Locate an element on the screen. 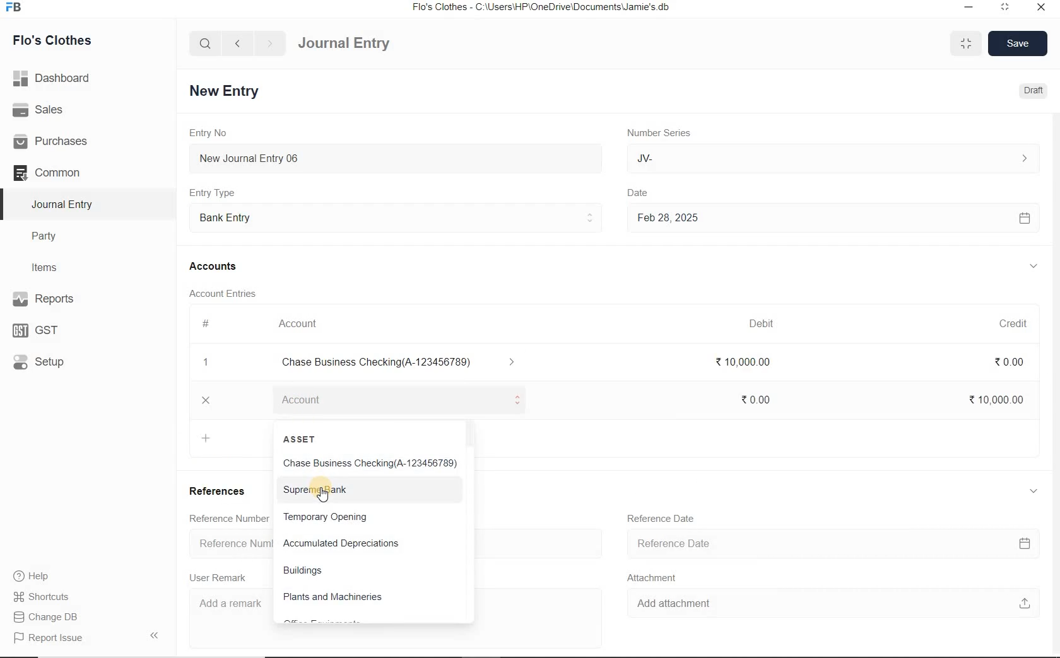 This screenshot has height=658, width=1060. Debit is located at coordinates (768, 323).